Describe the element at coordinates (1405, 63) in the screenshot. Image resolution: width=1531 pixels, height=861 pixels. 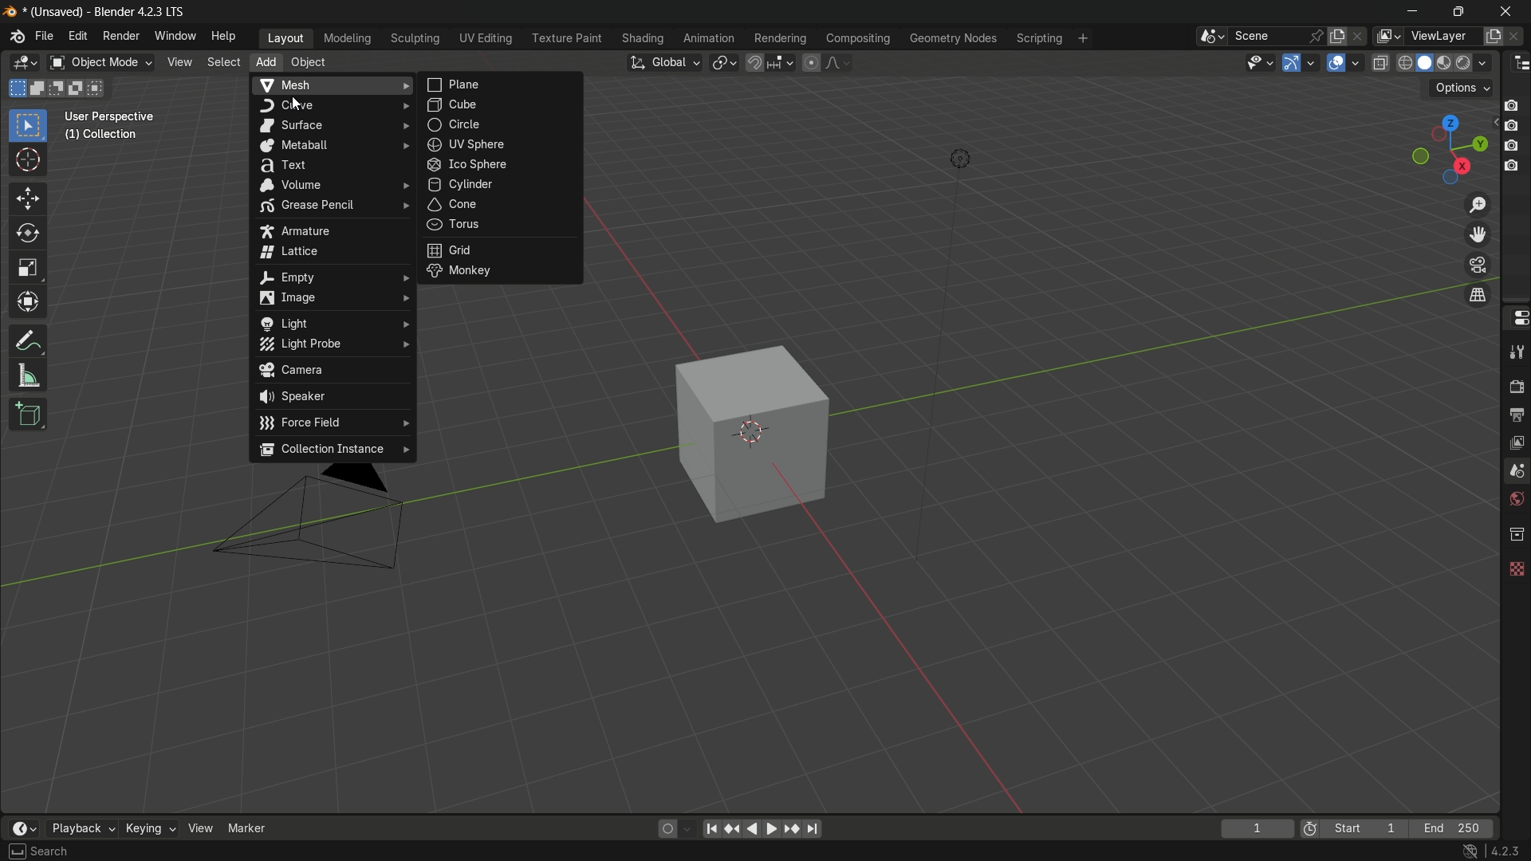
I see `wireframe` at that location.